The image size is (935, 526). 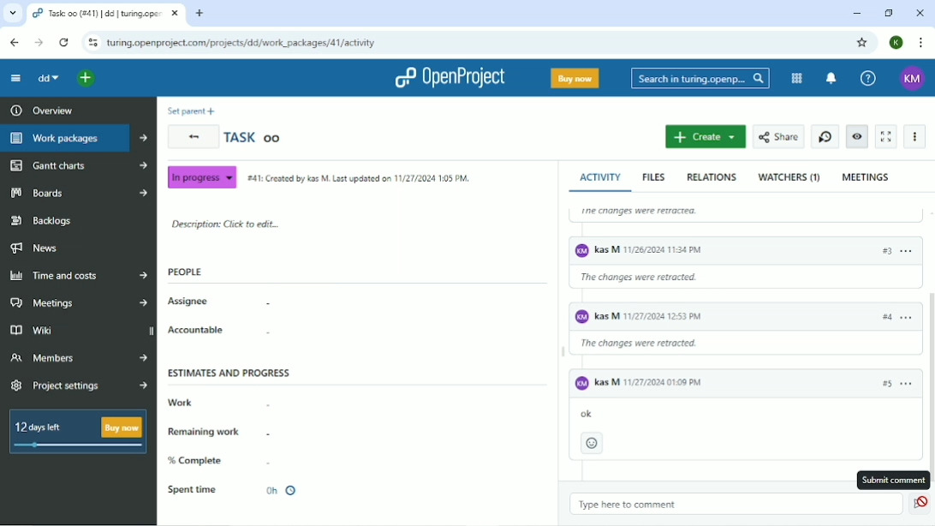 I want to click on News, so click(x=34, y=248).